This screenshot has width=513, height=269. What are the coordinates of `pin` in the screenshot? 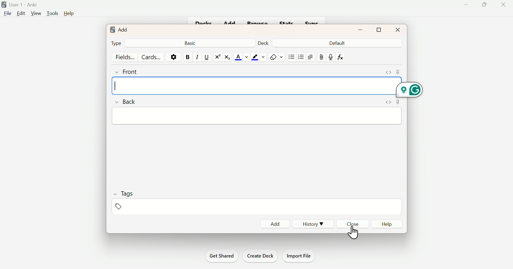 It's located at (320, 57).